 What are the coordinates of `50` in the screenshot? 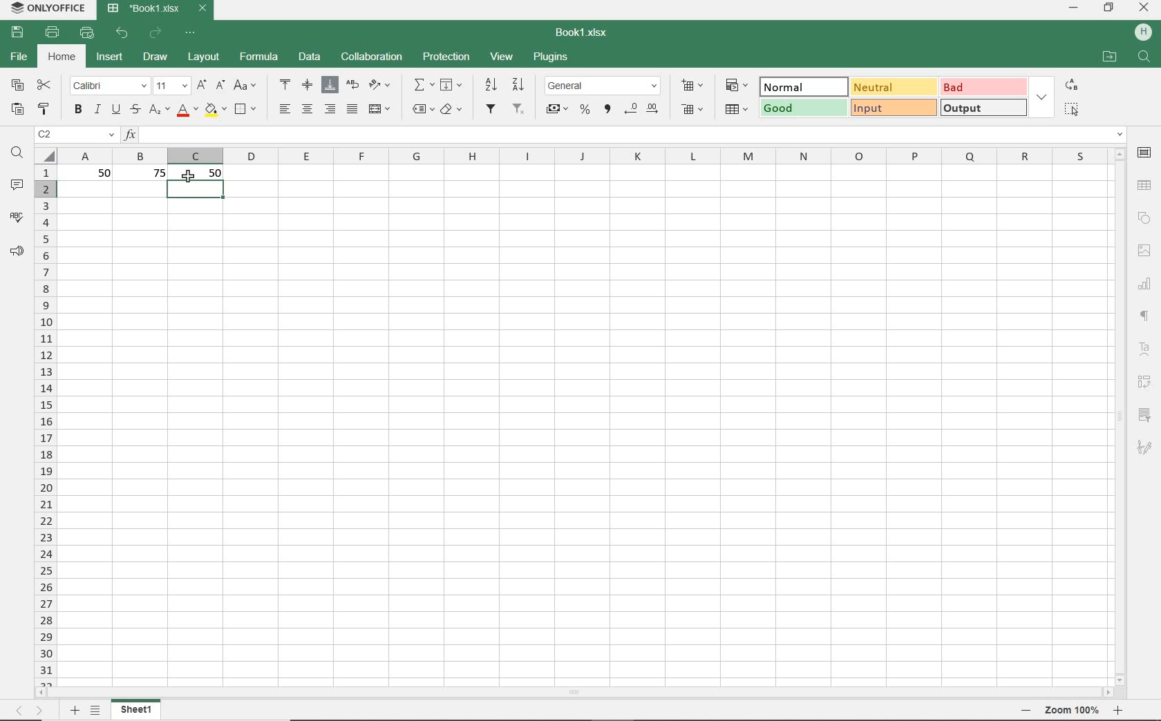 It's located at (216, 173).